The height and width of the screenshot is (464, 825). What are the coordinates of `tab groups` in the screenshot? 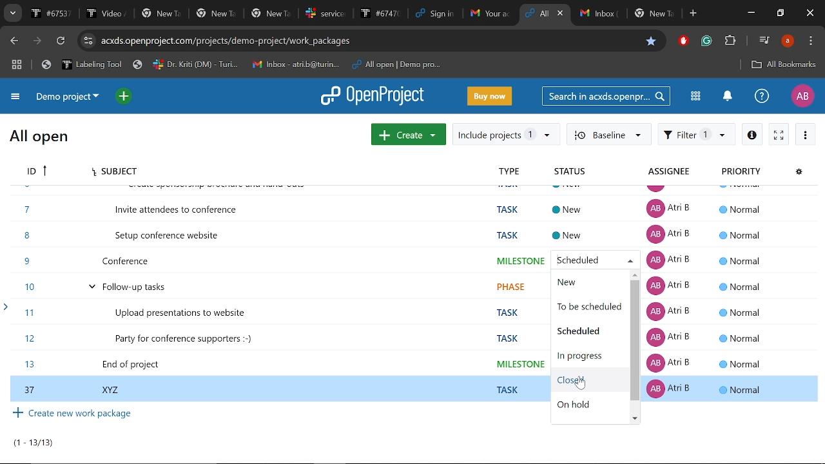 It's located at (15, 64).